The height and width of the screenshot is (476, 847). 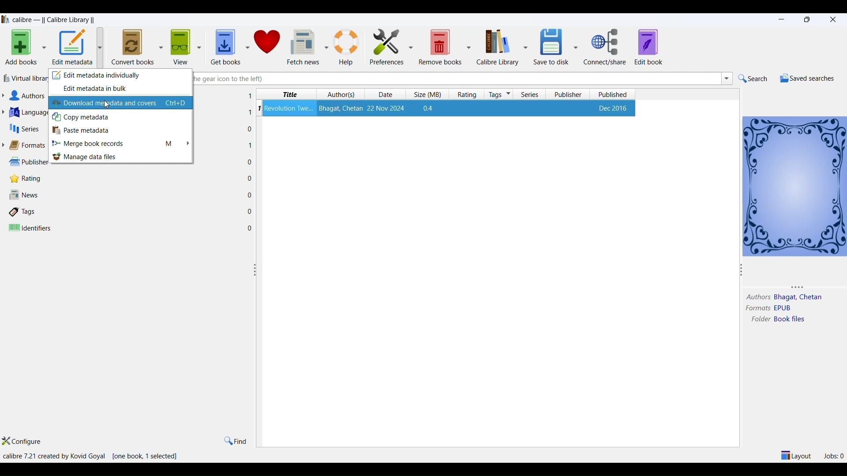 What do you see at coordinates (304, 44) in the screenshot?
I see `fetch news` at bounding box center [304, 44].